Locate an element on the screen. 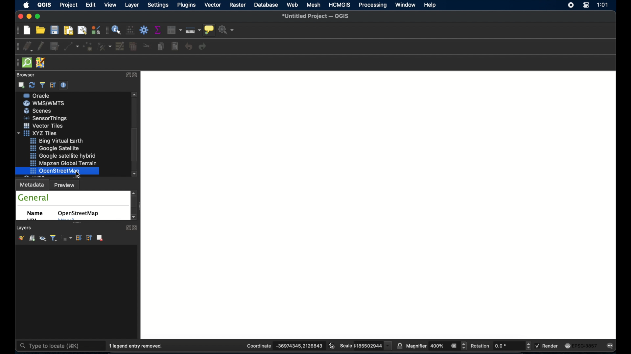 The height and width of the screenshot is (354, 631). web is located at coordinates (292, 5).